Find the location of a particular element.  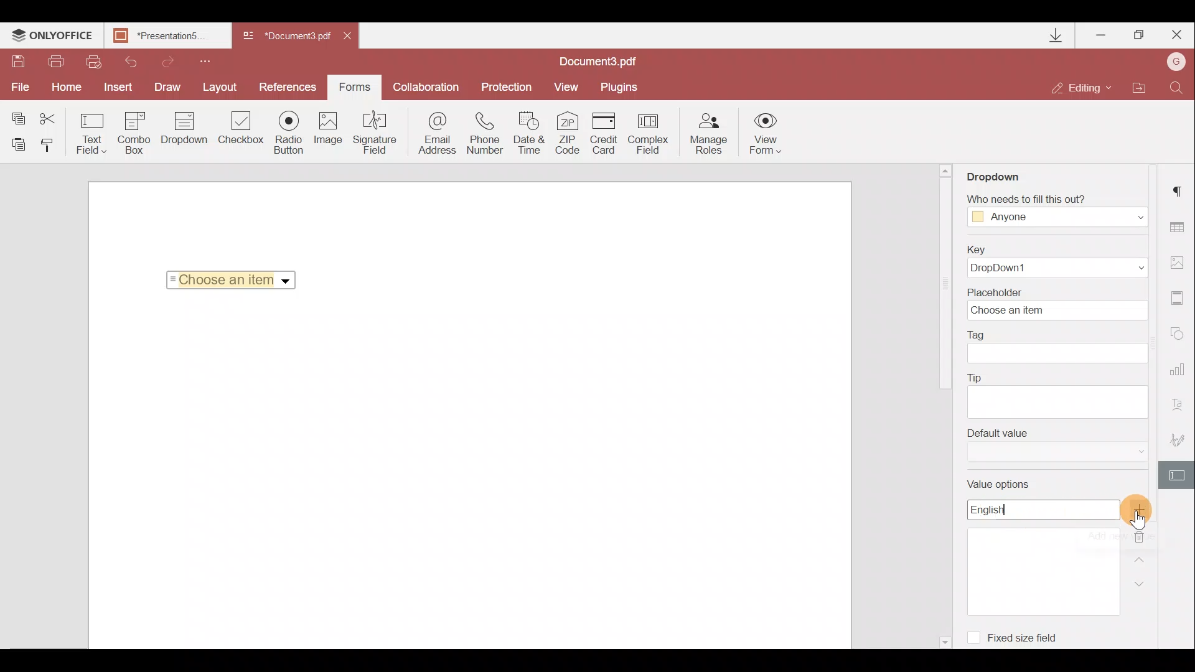

Tip is located at coordinates (1057, 394).